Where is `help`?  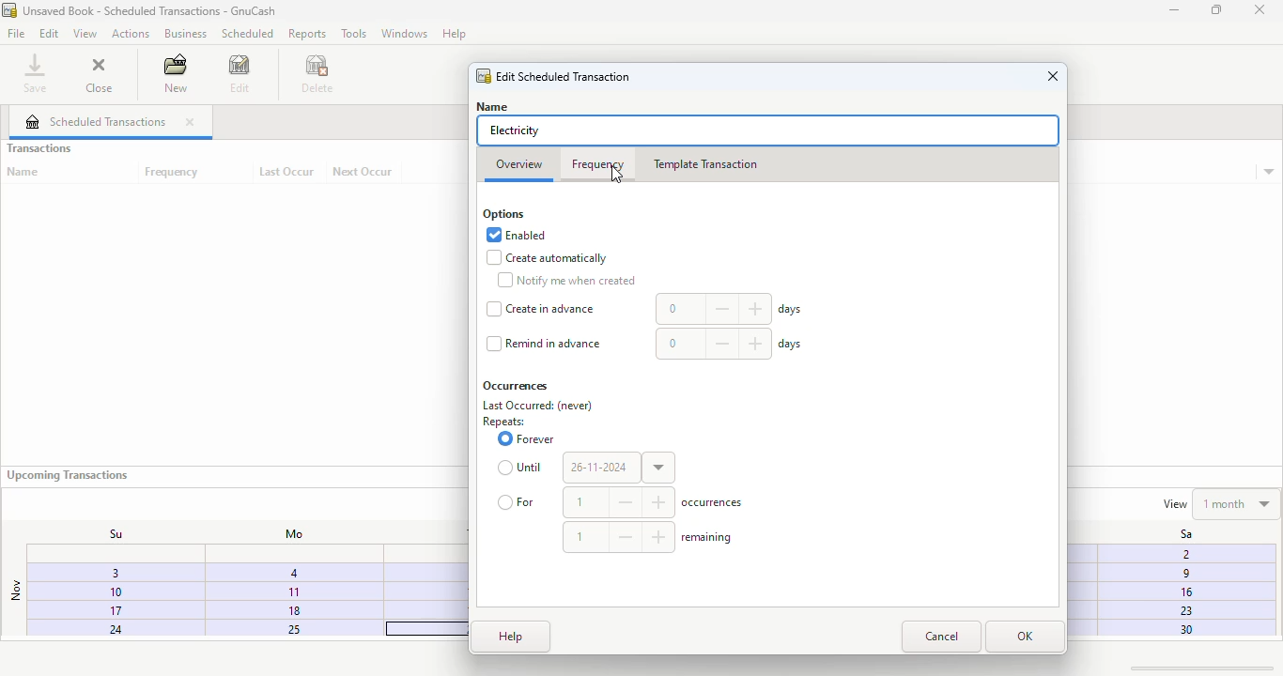 help is located at coordinates (511, 637).